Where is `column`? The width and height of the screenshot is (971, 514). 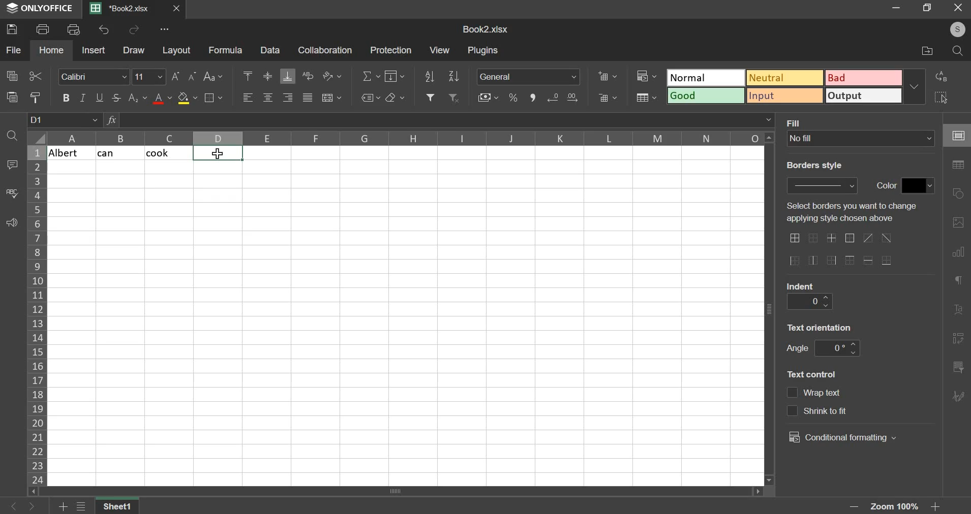 column is located at coordinates (36, 315).